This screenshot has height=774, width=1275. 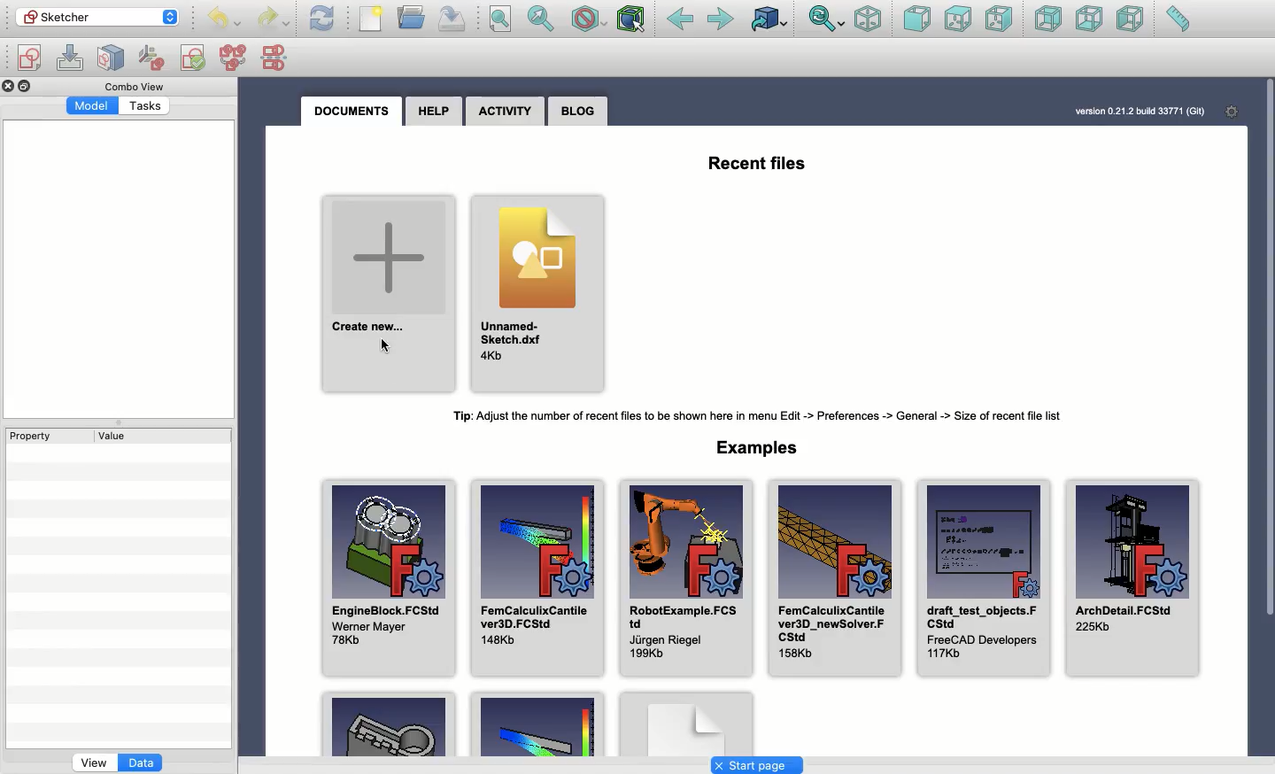 What do you see at coordinates (1138, 112) in the screenshot?
I see `‘version 0.21.2 bulld 33771 (Git)` at bounding box center [1138, 112].